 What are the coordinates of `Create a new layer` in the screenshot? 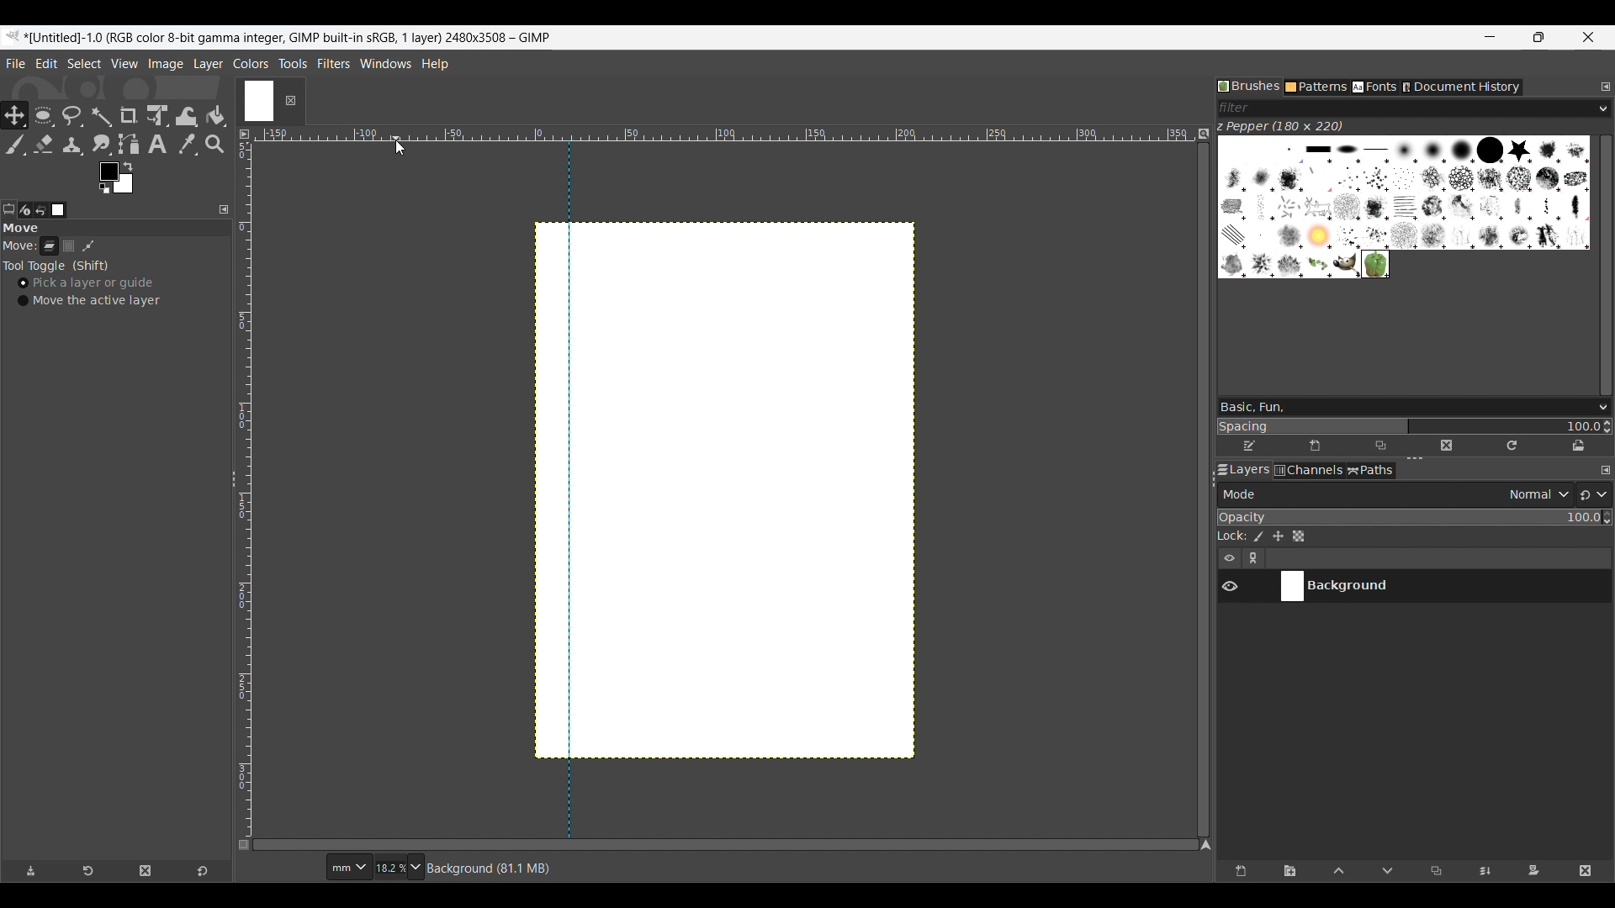 It's located at (1240, 872).